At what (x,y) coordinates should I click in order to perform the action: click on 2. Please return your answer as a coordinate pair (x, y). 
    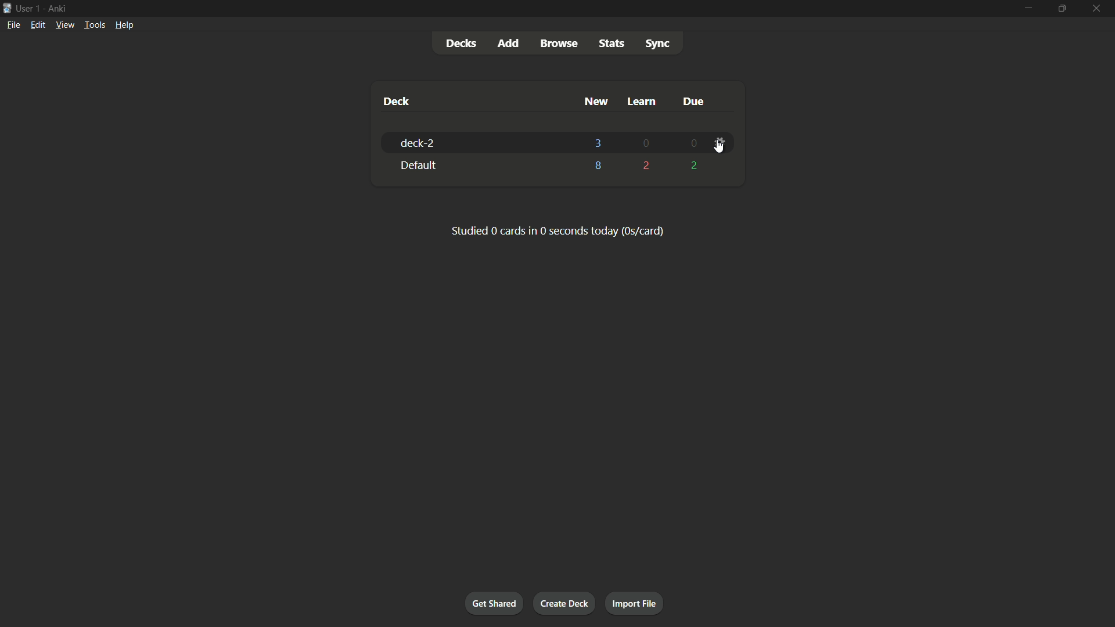
    Looking at the image, I should click on (646, 165).